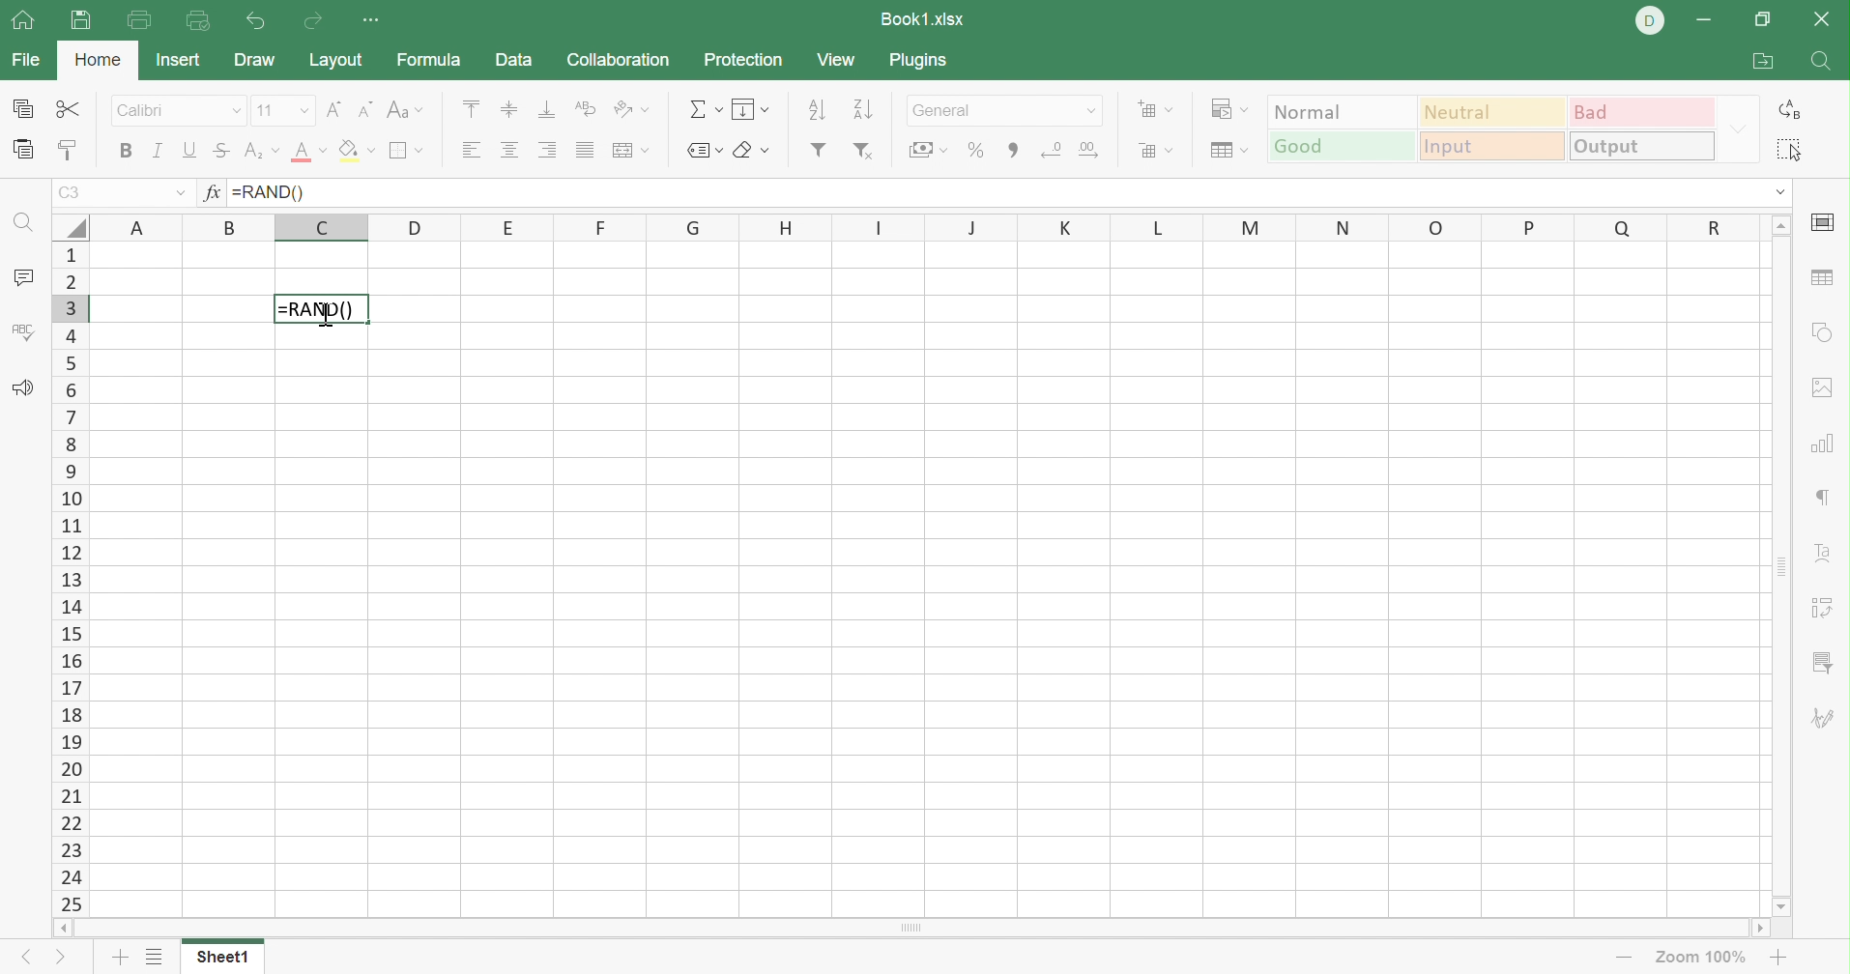 This screenshot has height=974, width=1850. What do you see at coordinates (62, 927) in the screenshot?
I see `Scroll left` at bounding box center [62, 927].